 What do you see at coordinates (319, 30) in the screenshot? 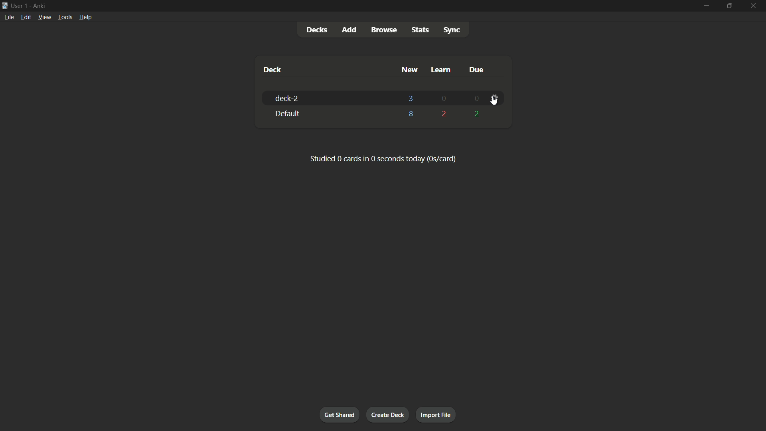
I see `decks` at bounding box center [319, 30].